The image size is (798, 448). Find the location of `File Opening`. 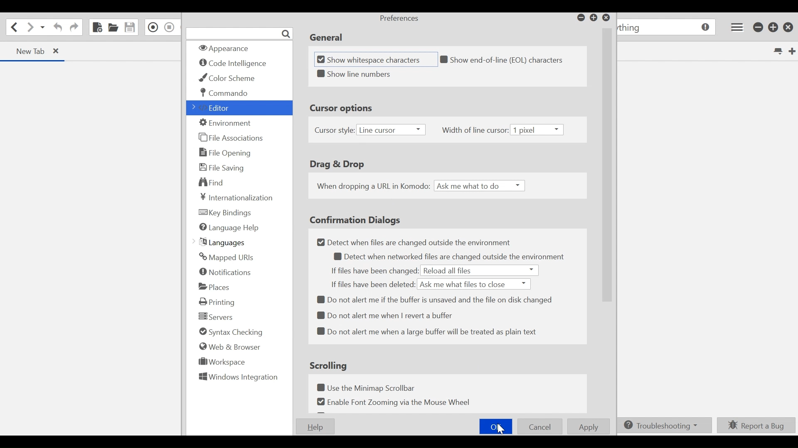

File Opening is located at coordinates (224, 153).